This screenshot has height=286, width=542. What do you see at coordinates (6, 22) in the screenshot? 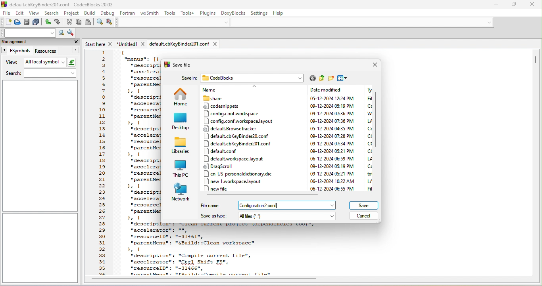
I see `new` at bounding box center [6, 22].